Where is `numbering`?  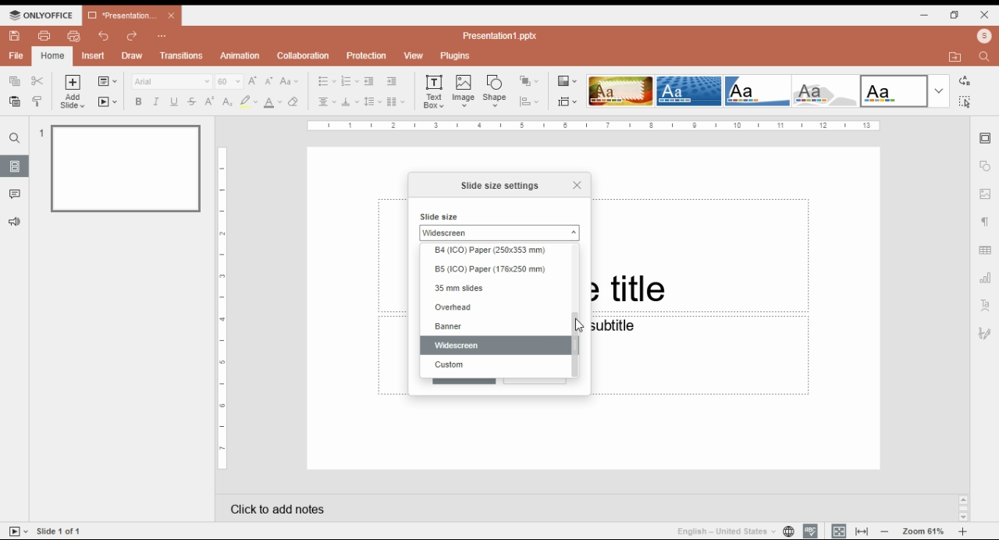 numbering is located at coordinates (350, 82).